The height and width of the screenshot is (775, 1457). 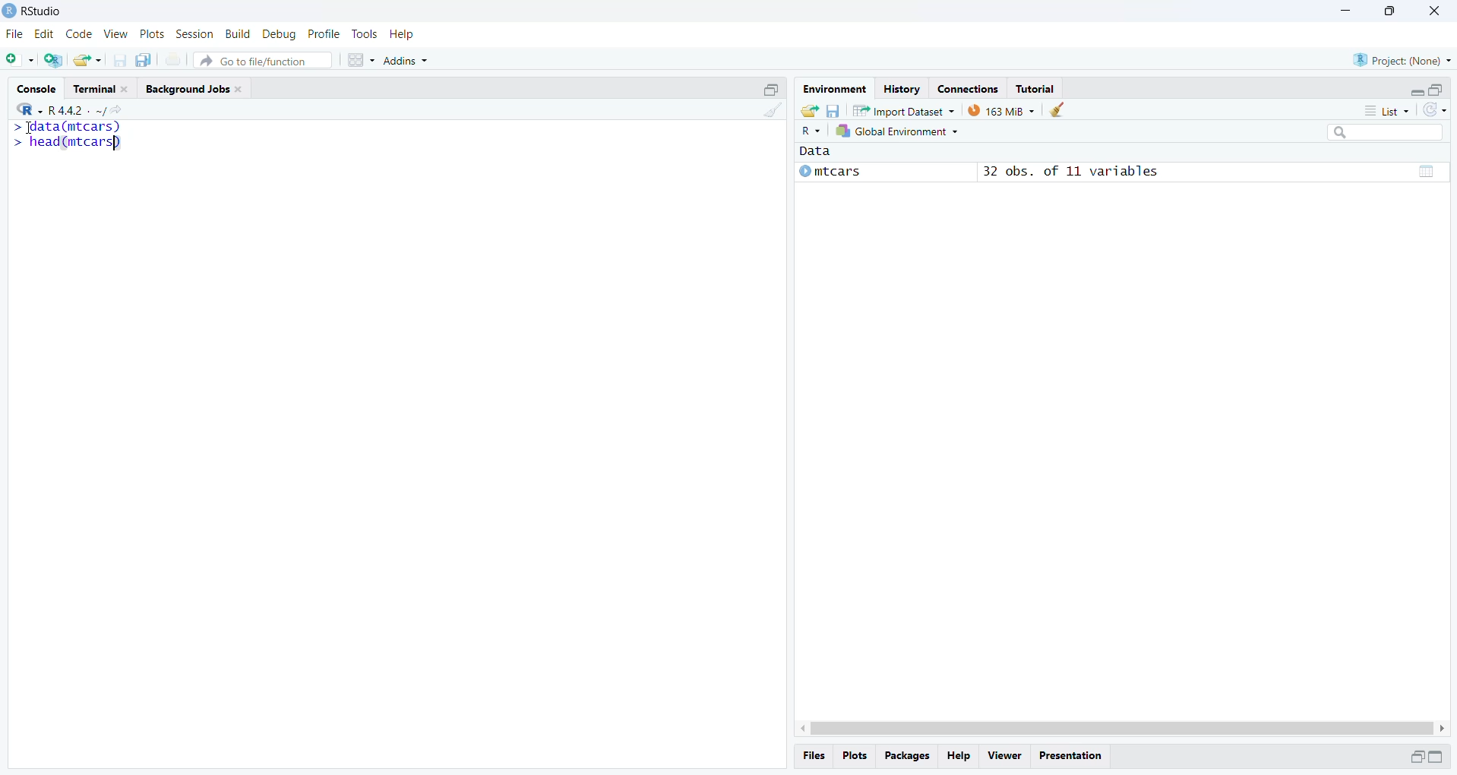 What do you see at coordinates (1007, 756) in the screenshot?
I see `viewer` at bounding box center [1007, 756].